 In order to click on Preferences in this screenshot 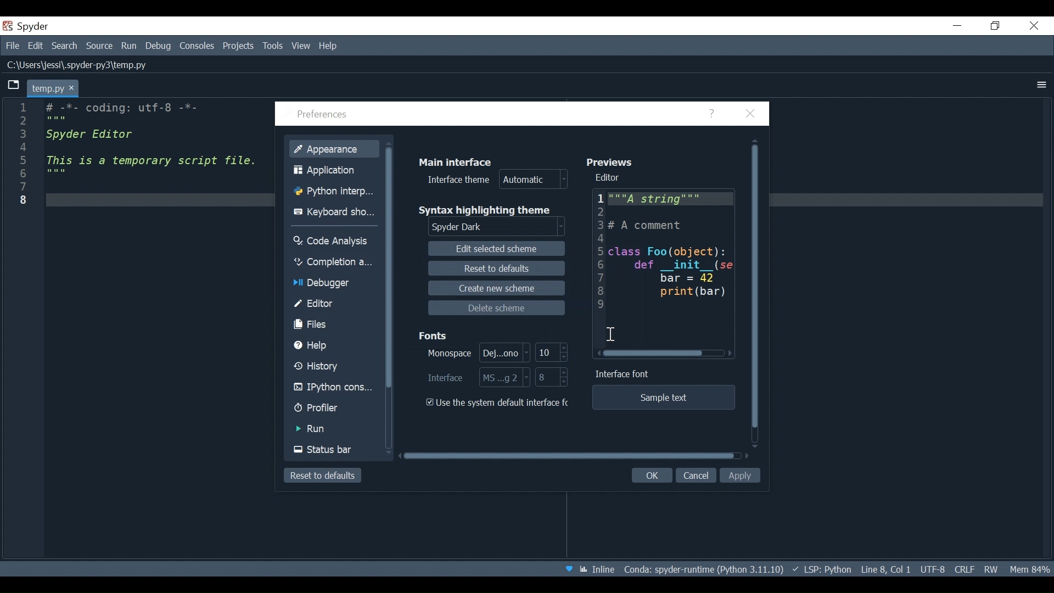, I will do `click(324, 115)`.